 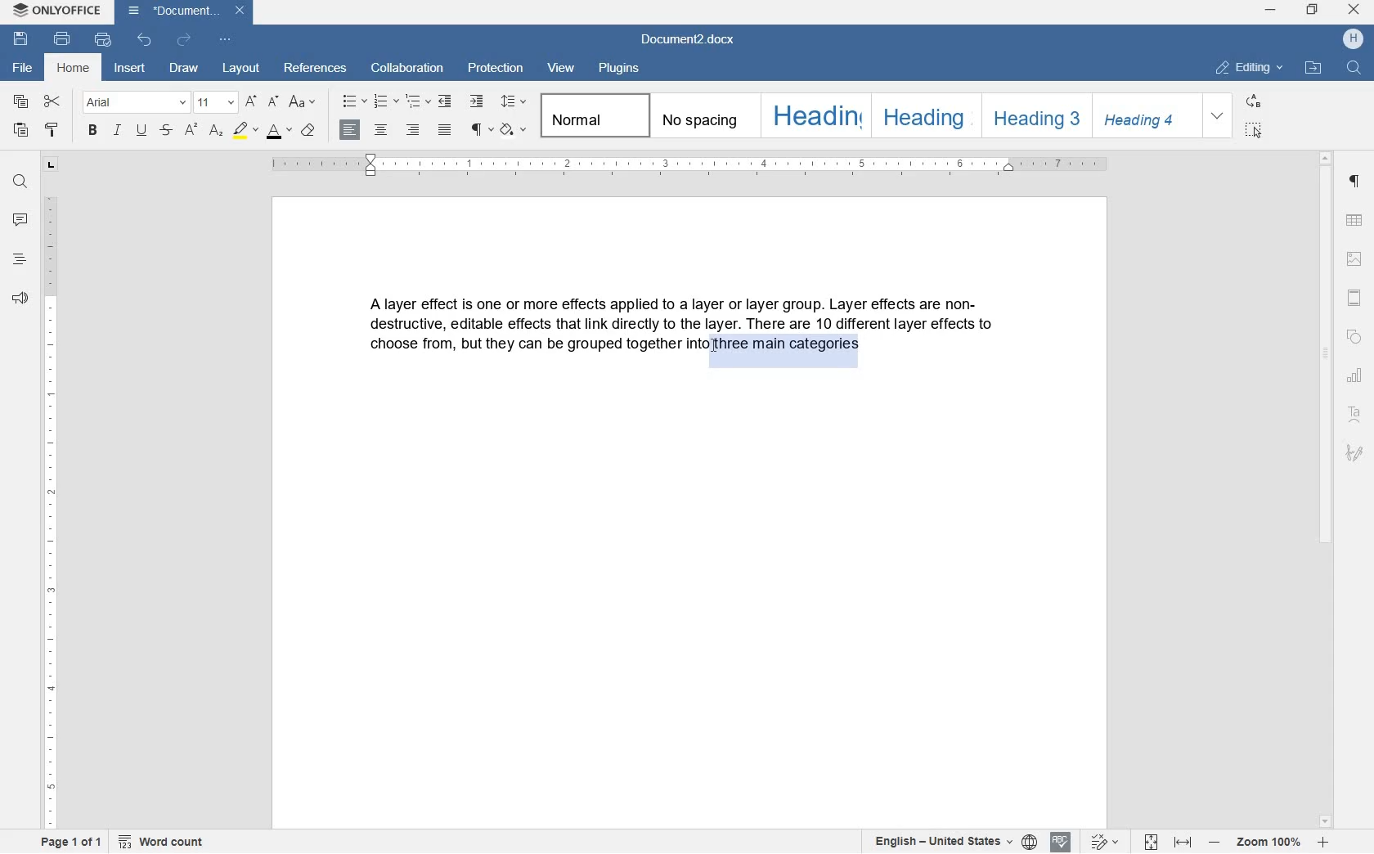 What do you see at coordinates (64, 40) in the screenshot?
I see `print` at bounding box center [64, 40].